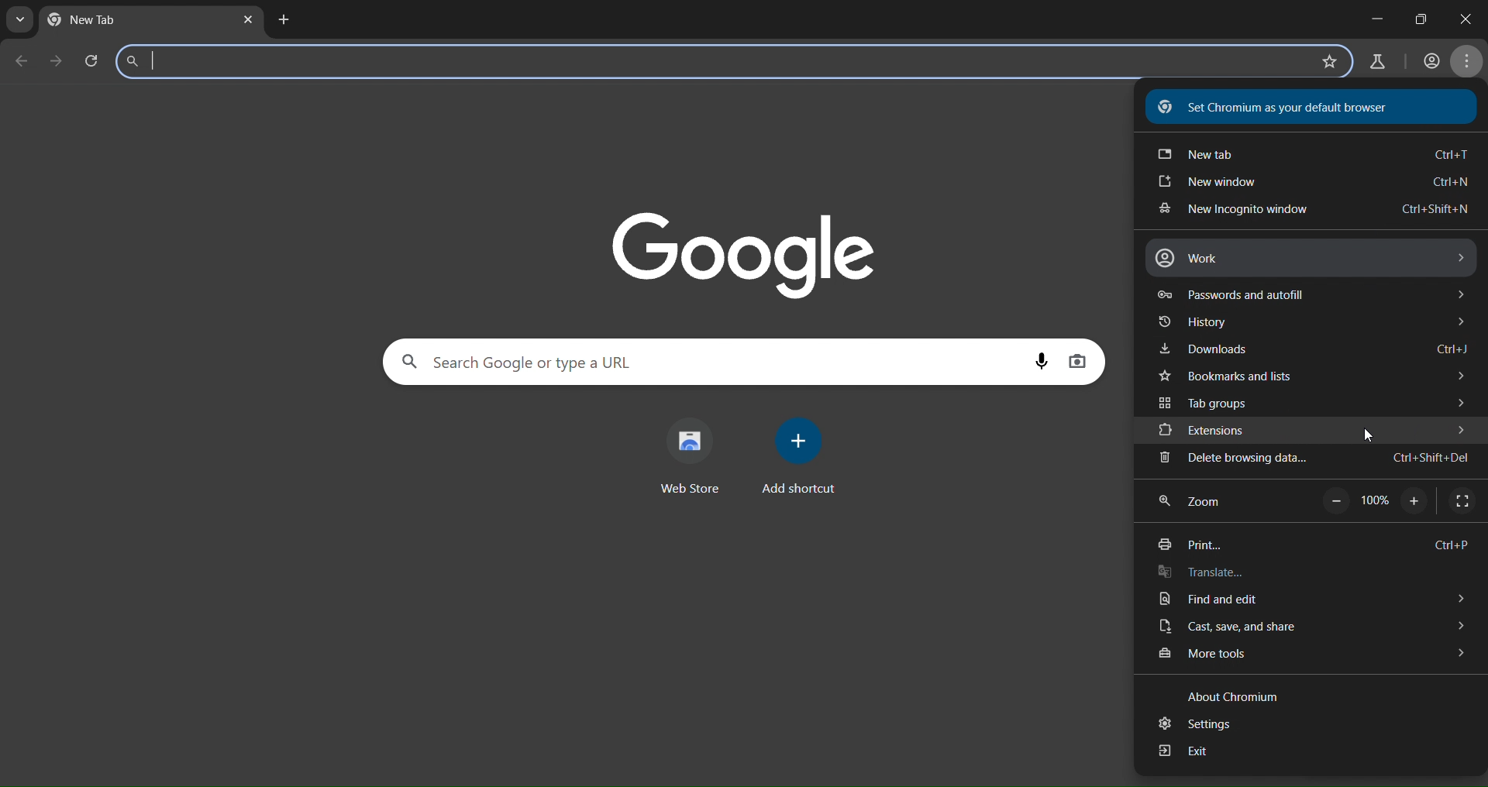 This screenshot has width=1488, height=787. What do you see at coordinates (1317, 629) in the screenshot?
I see `cast save and share` at bounding box center [1317, 629].